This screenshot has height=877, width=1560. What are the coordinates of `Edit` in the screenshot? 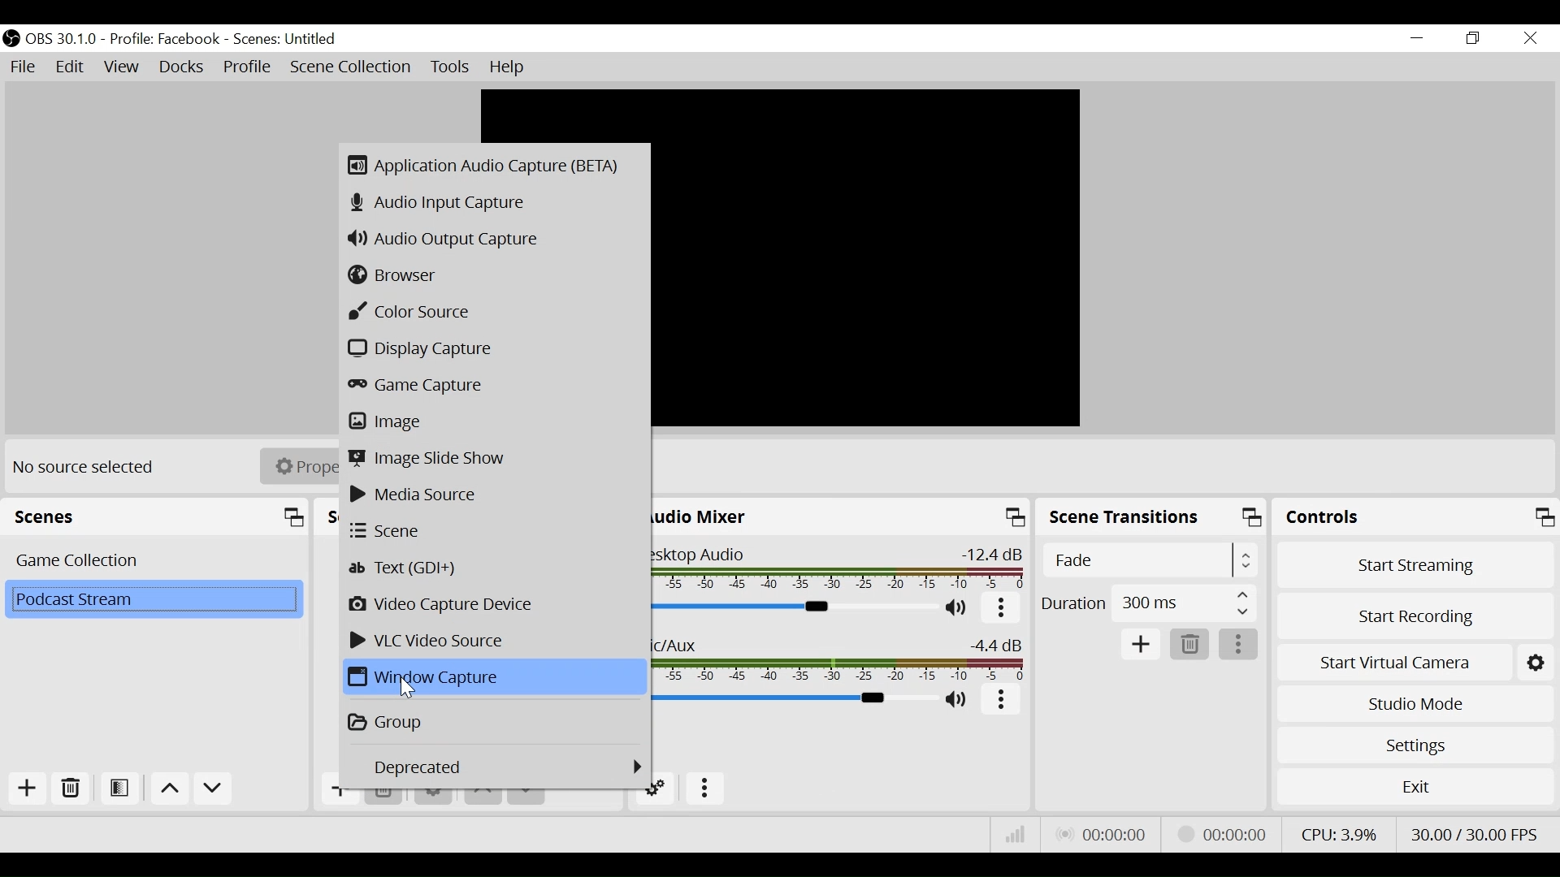 It's located at (70, 67).